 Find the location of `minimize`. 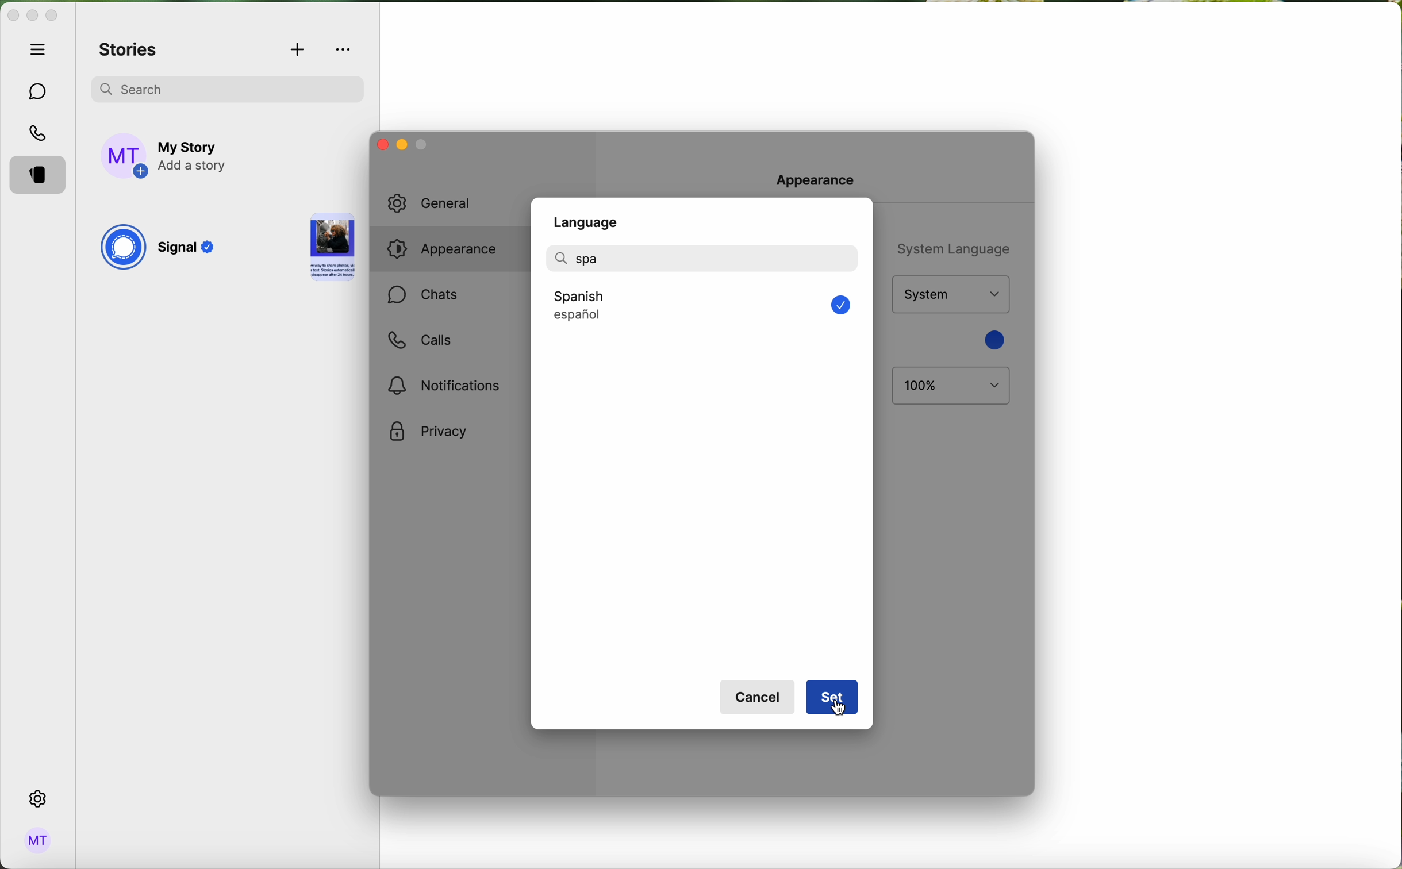

minimize is located at coordinates (32, 17).